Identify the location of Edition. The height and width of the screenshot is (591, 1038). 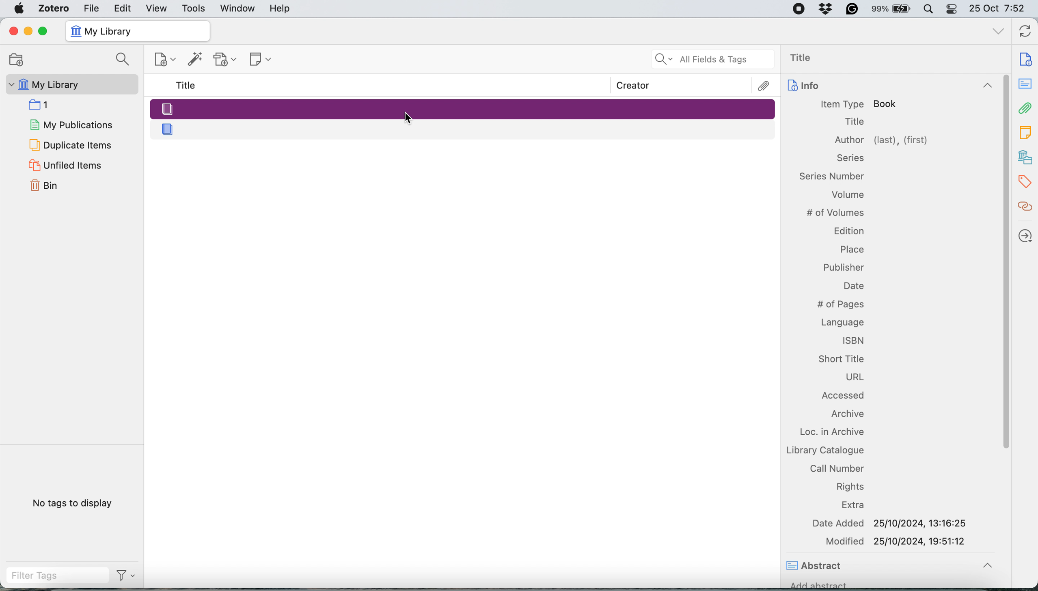
(848, 230).